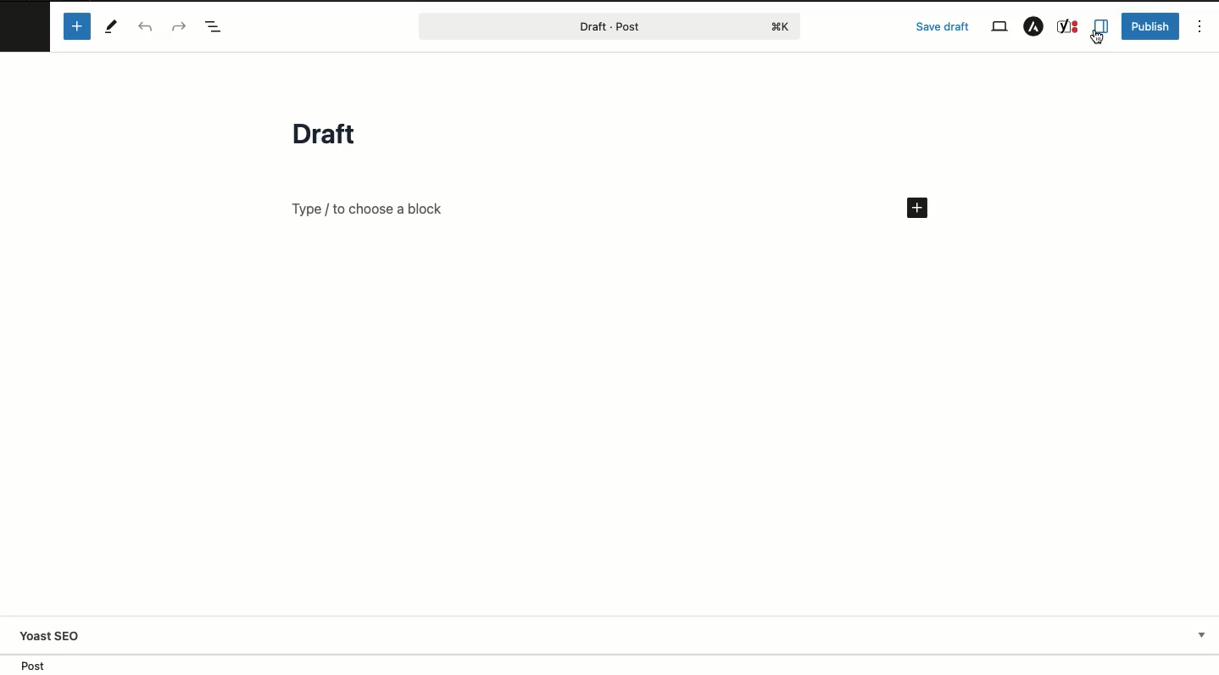 This screenshot has height=675, width=1219. I want to click on Options, so click(1200, 28).